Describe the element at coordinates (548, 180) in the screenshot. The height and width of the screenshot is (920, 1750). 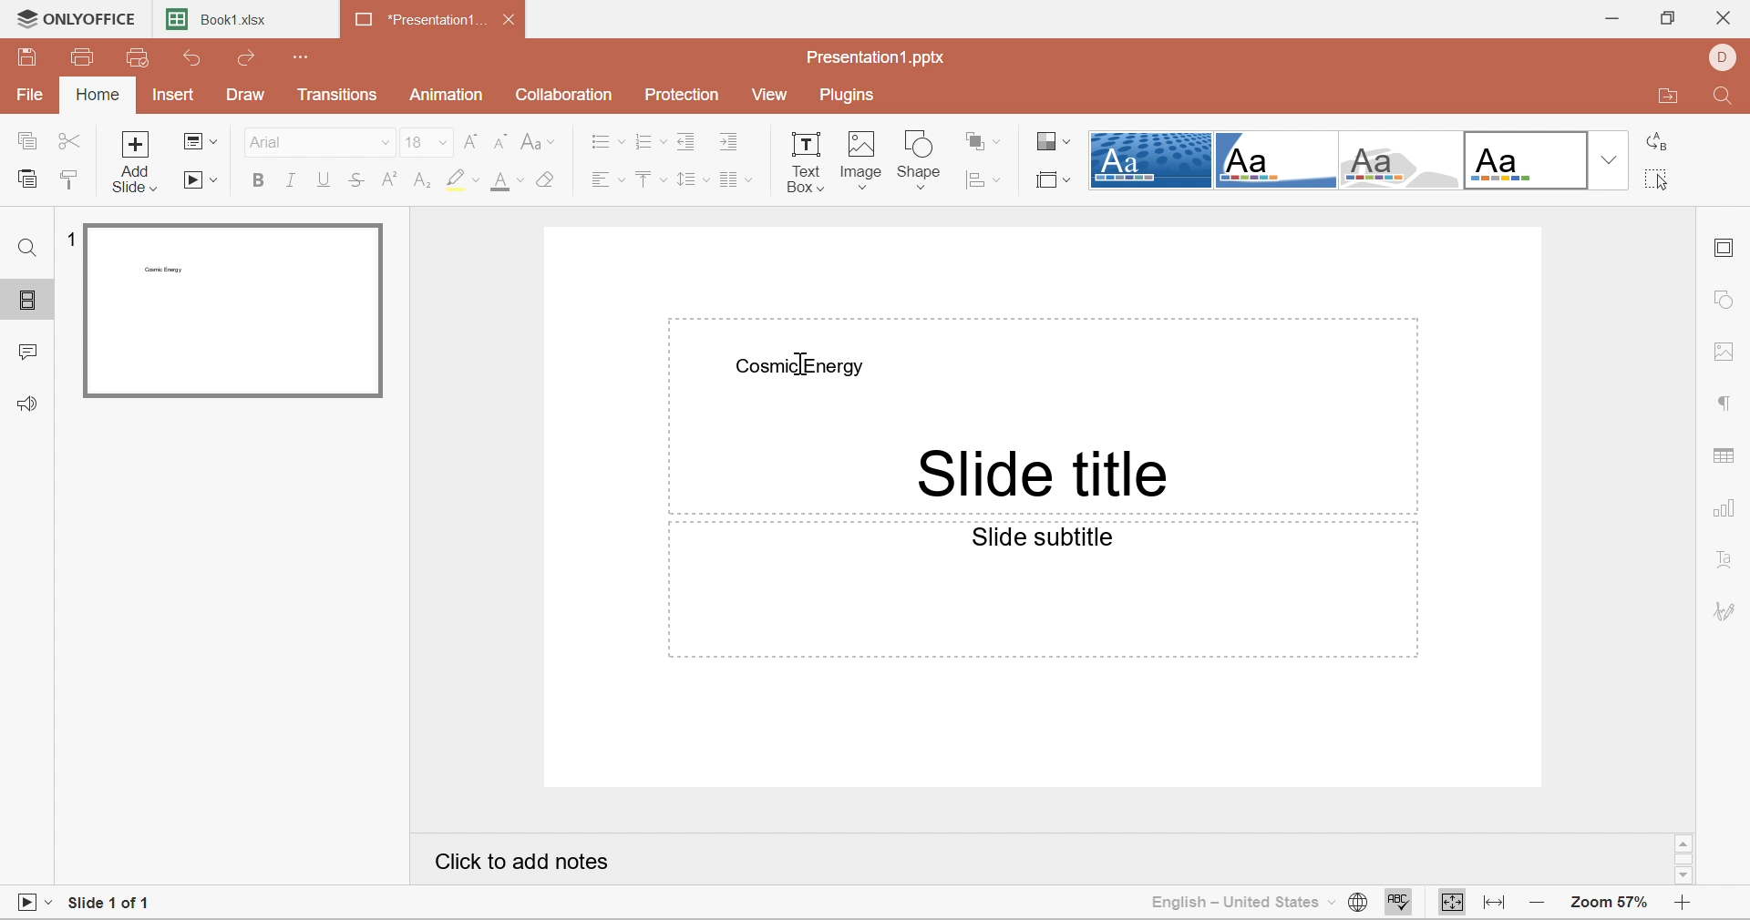
I see `Clear` at that location.